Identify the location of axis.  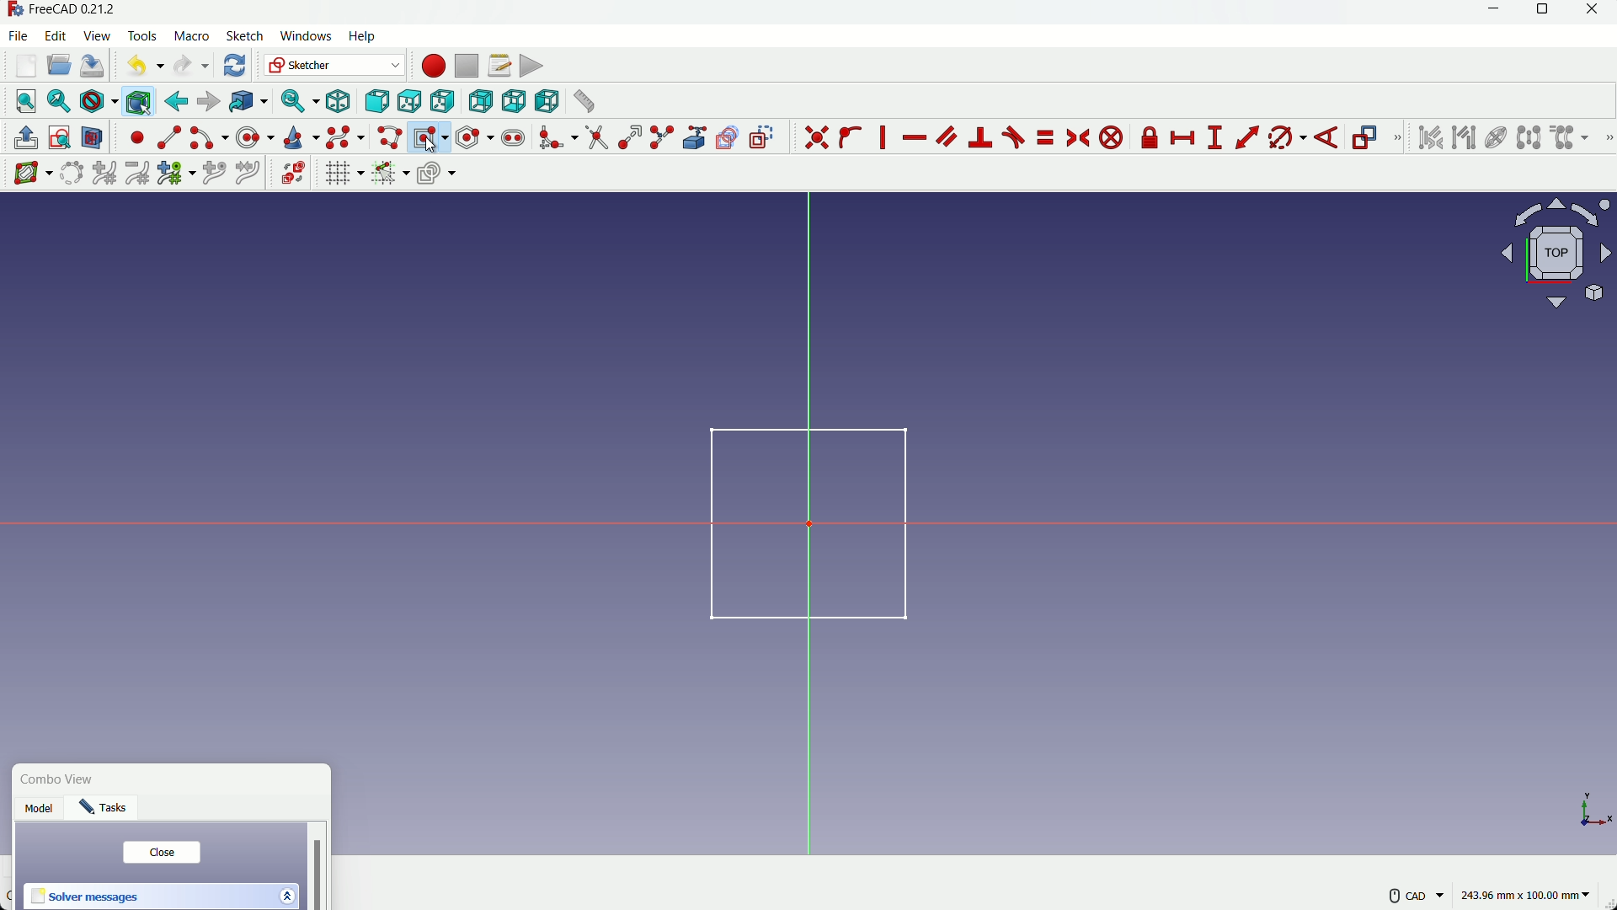
(1592, 802).